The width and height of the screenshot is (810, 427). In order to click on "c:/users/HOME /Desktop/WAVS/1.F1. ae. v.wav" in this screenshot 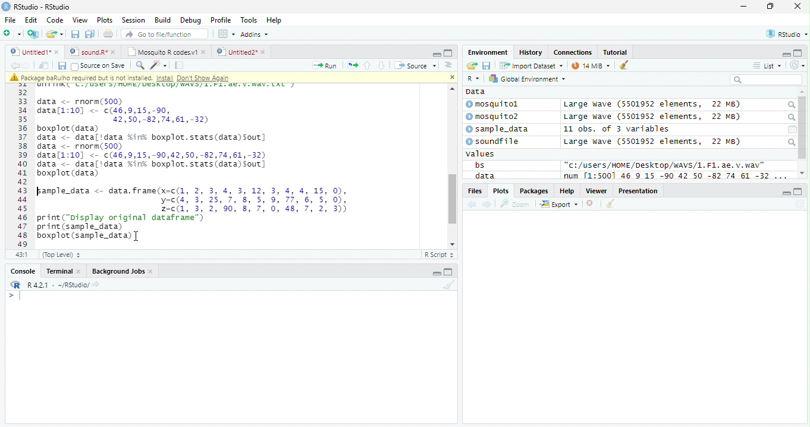, I will do `click(665, 165)`.